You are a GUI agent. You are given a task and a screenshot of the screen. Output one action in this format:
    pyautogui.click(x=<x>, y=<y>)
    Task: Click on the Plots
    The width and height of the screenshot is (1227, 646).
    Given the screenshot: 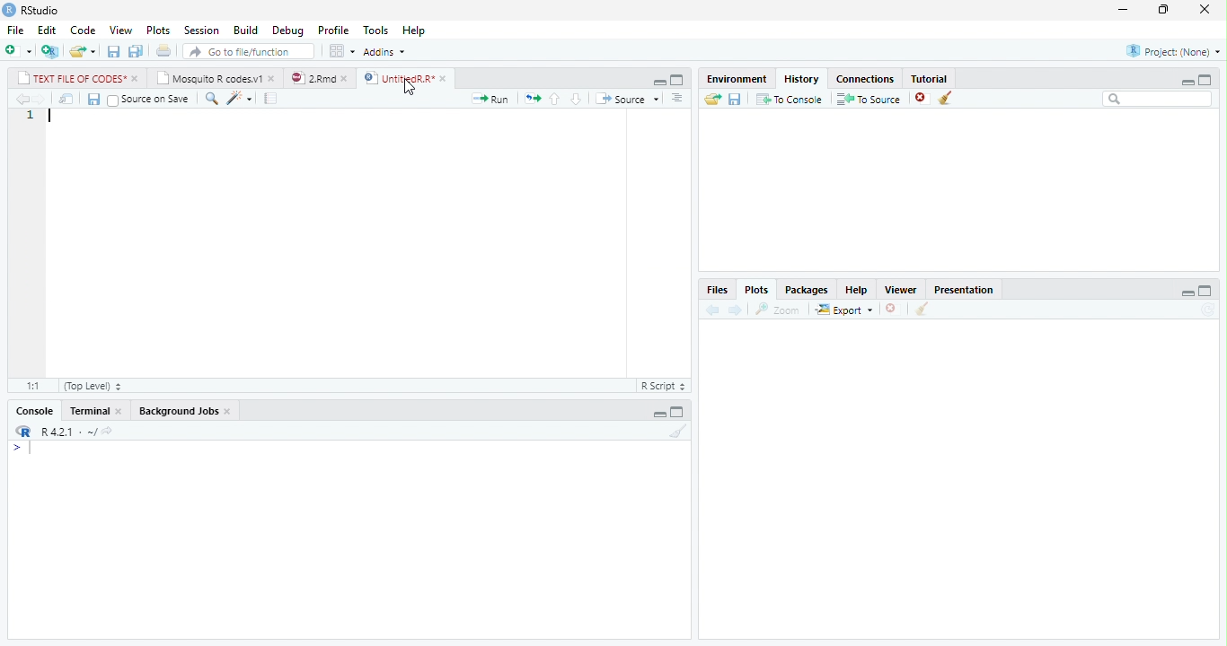 What is the action you would take?
    pyautogui.click(x=157, y=31)
    